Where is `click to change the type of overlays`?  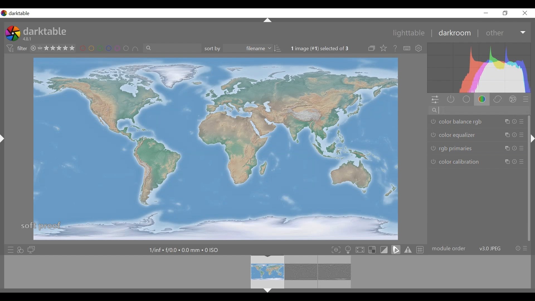 click to change the type of overlays is located at coordinates (384, 48).